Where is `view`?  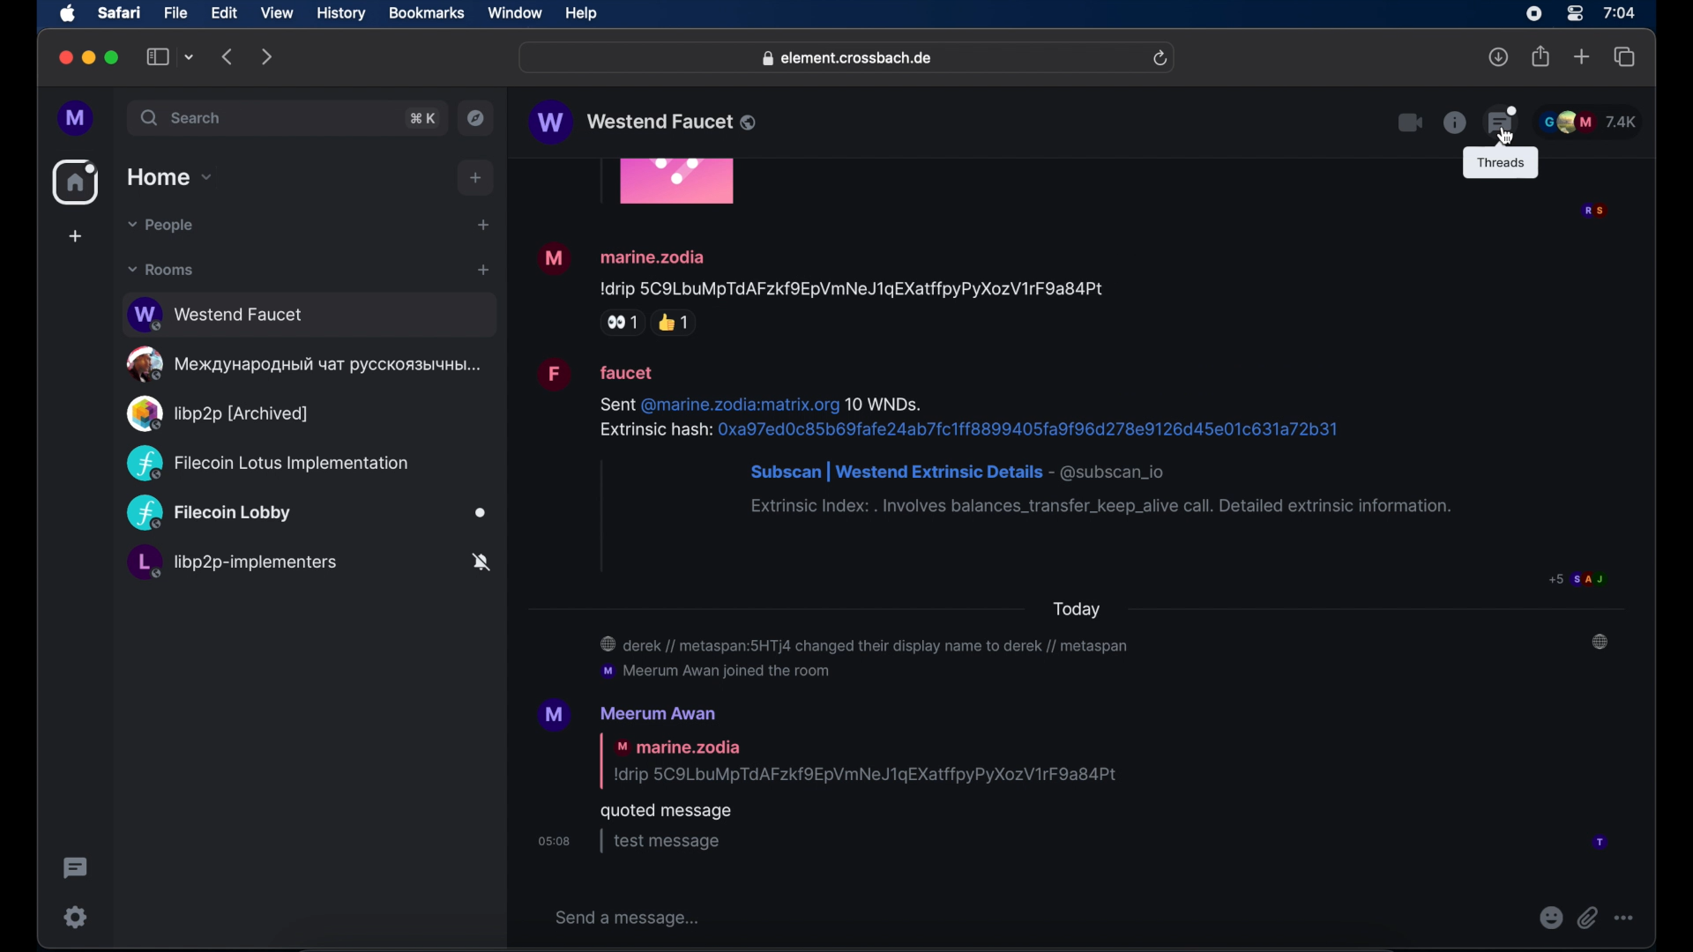
view is located at coordinates (277, 13).